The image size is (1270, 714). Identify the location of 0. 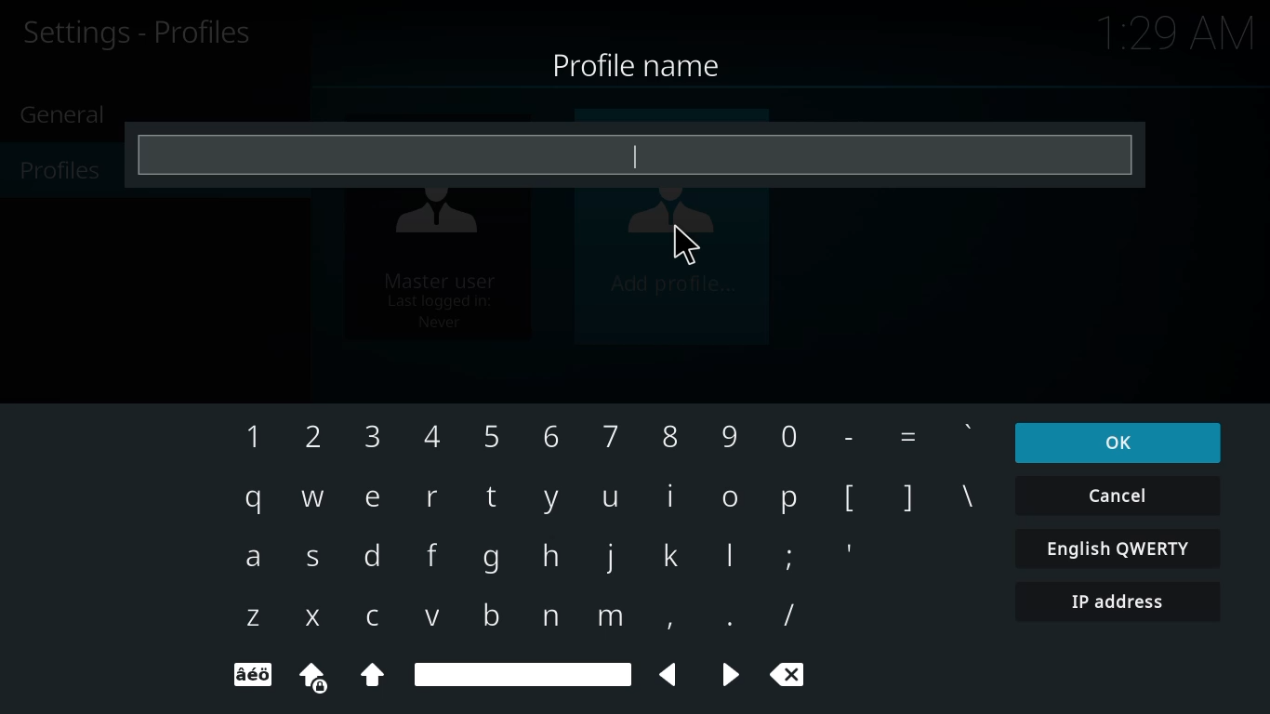
(790, 436).